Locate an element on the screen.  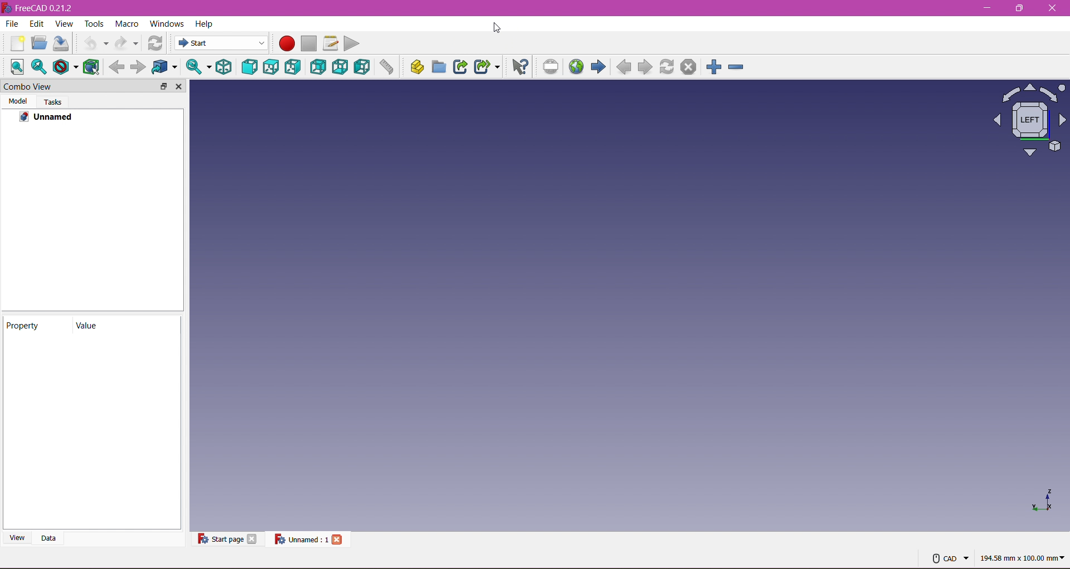
Maximize is located at coordinates (1020, 7).